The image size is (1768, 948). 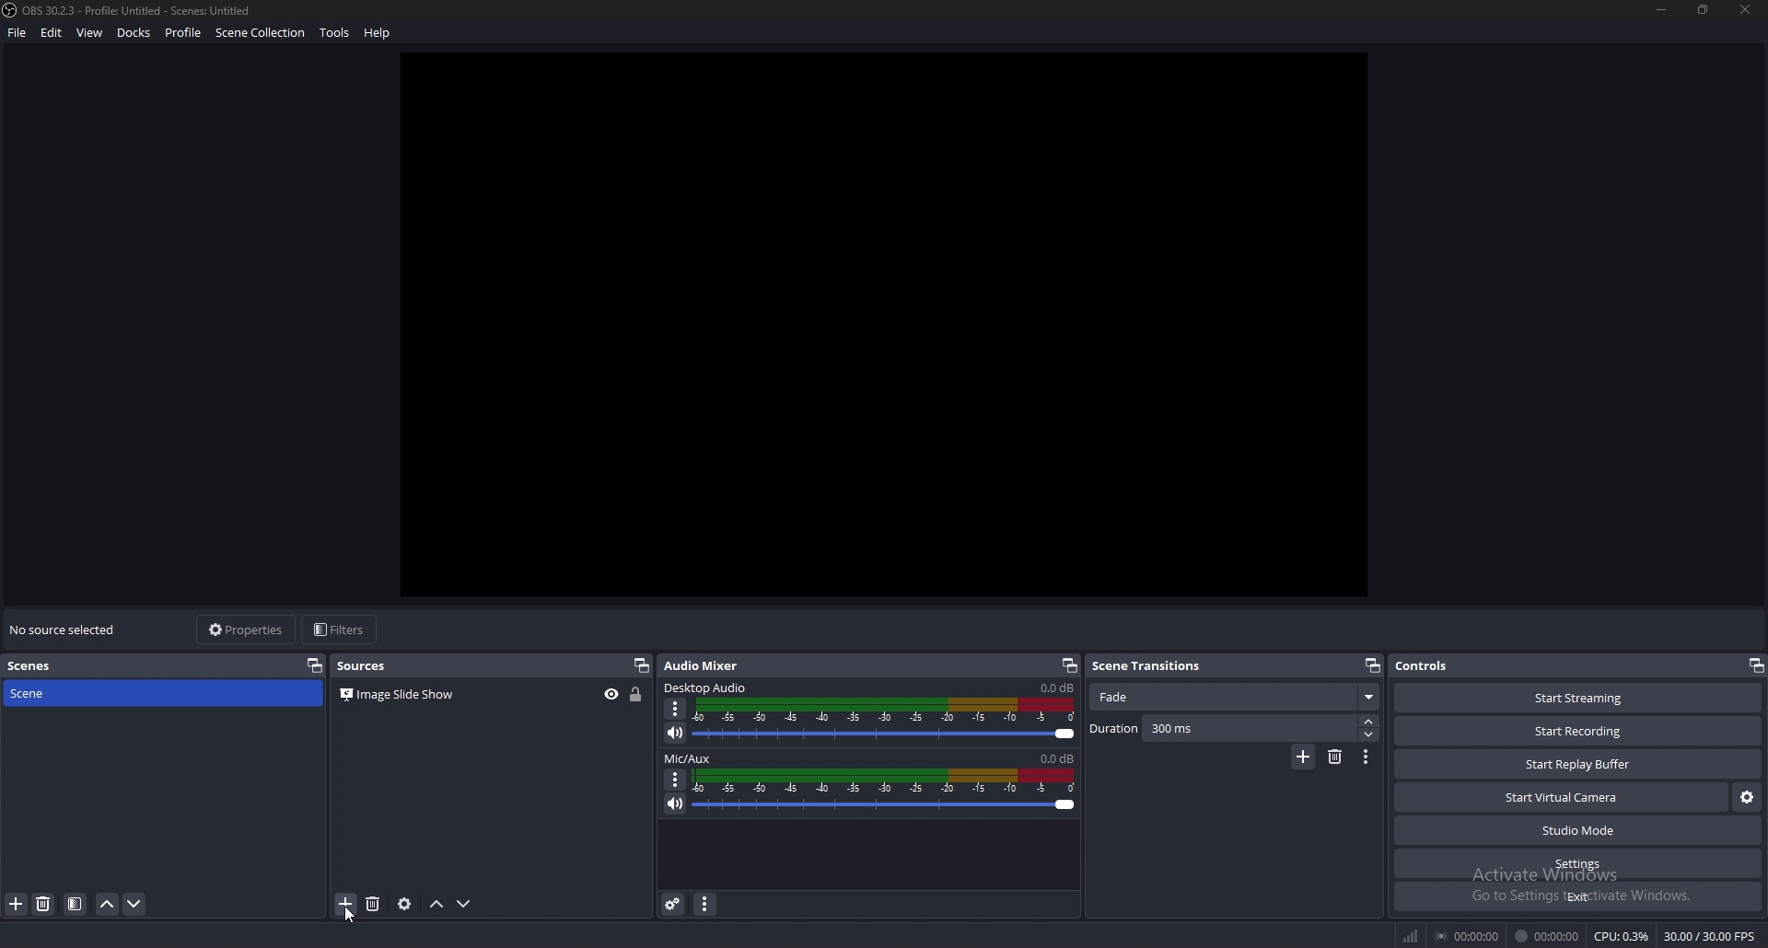 I want to click on fps, so click(x=1707, y=933).